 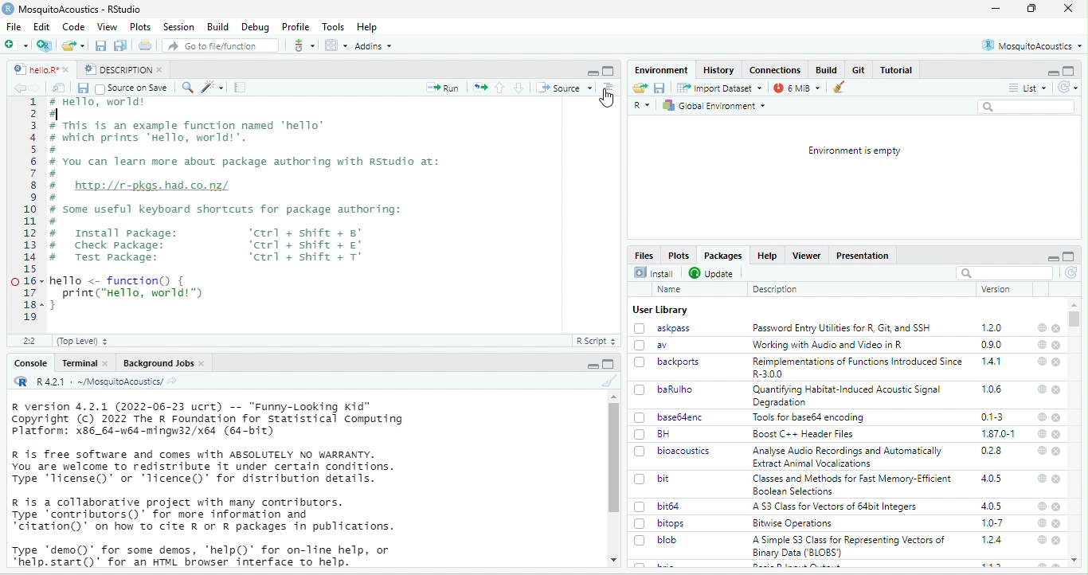 I want to click on help, so click(x=1040, y=417).